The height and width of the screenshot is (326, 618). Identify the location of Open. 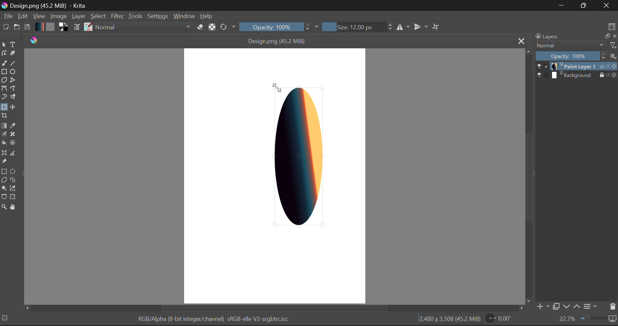
(17, 27).